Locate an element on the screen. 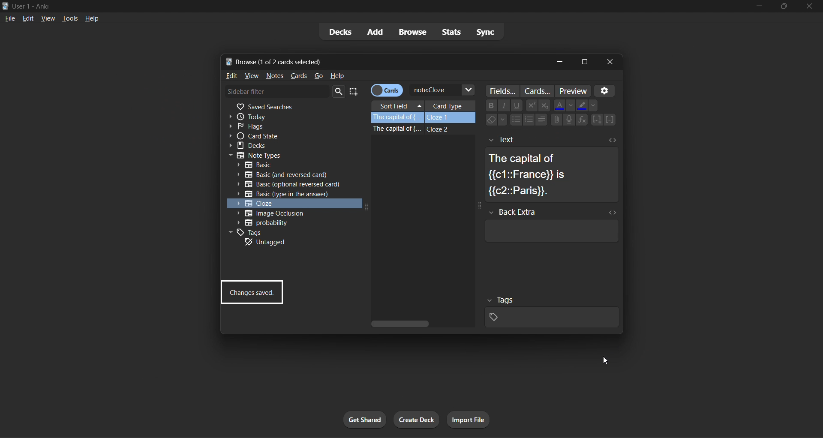  decks filter expand is located at coordinates (291, 146).